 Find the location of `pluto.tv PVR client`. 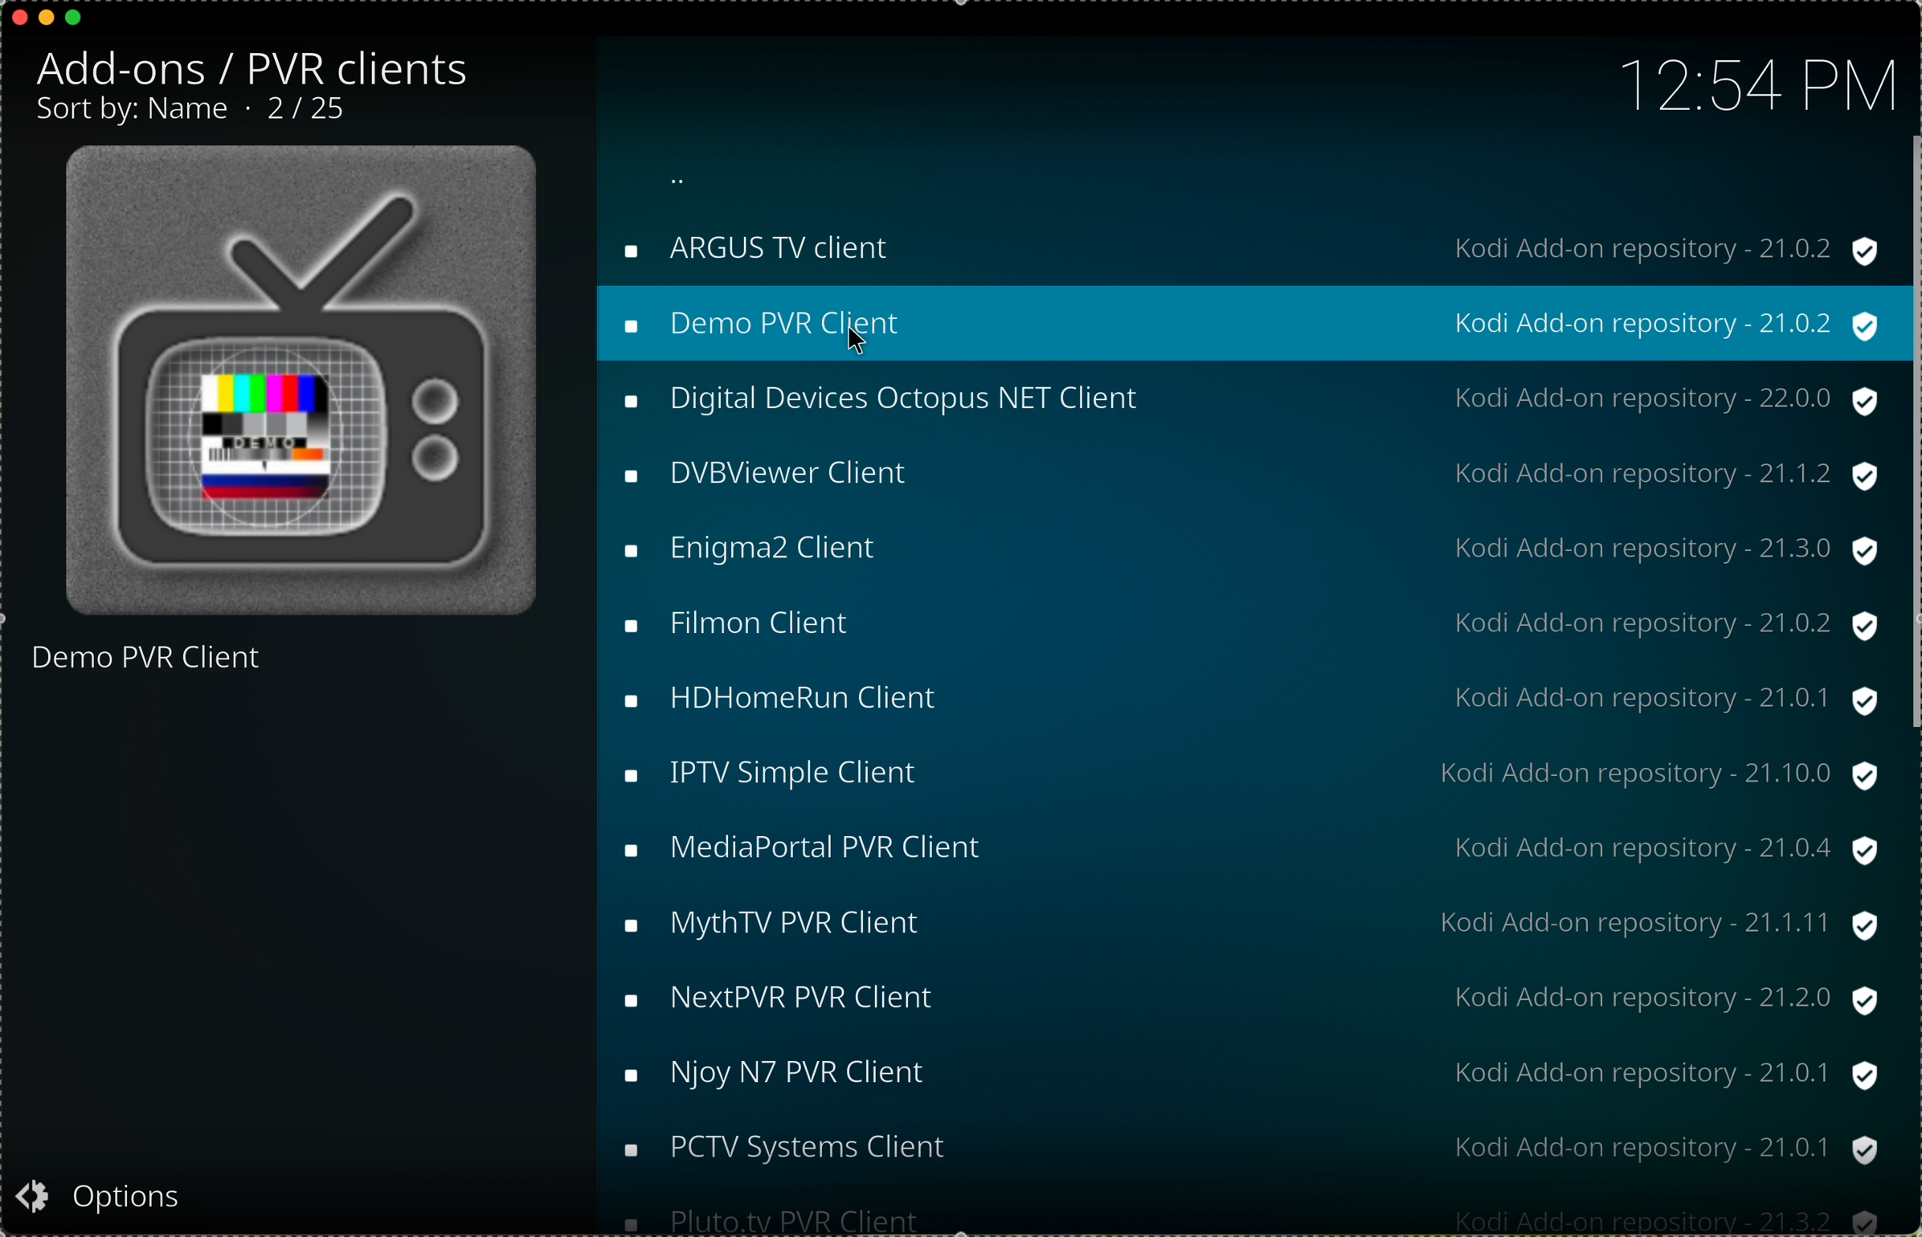

pluto.tv PVR client is located at coordinates (803, 1219).